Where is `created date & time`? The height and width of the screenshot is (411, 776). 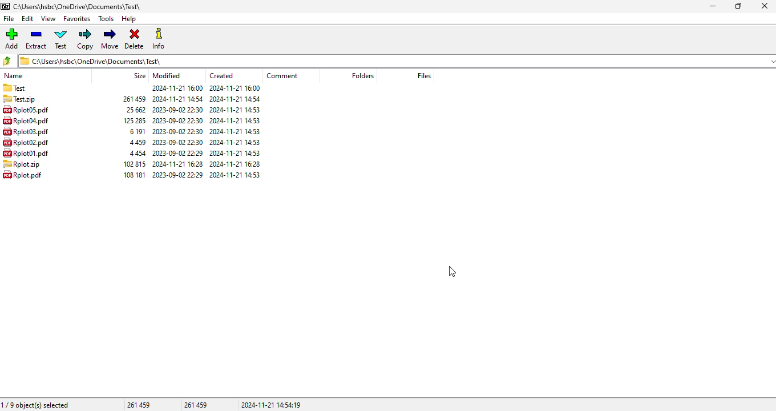 created date & time is located at coordinates (235, 143).